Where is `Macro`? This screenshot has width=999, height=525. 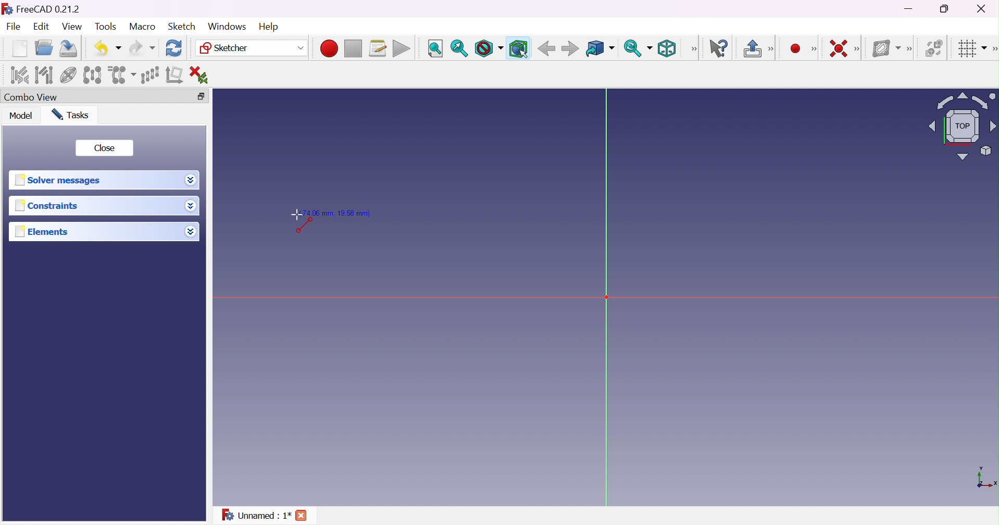 Macro is located at coordinates (142, 27).